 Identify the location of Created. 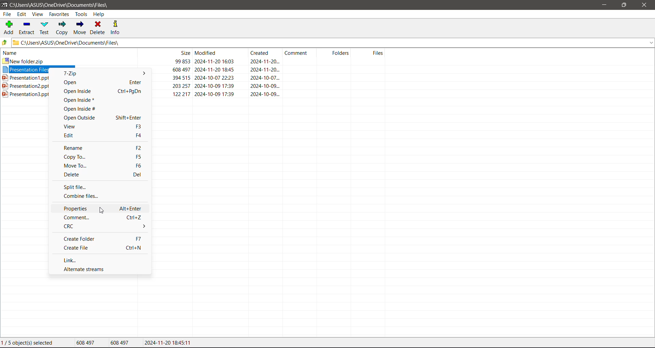
(264, 53).